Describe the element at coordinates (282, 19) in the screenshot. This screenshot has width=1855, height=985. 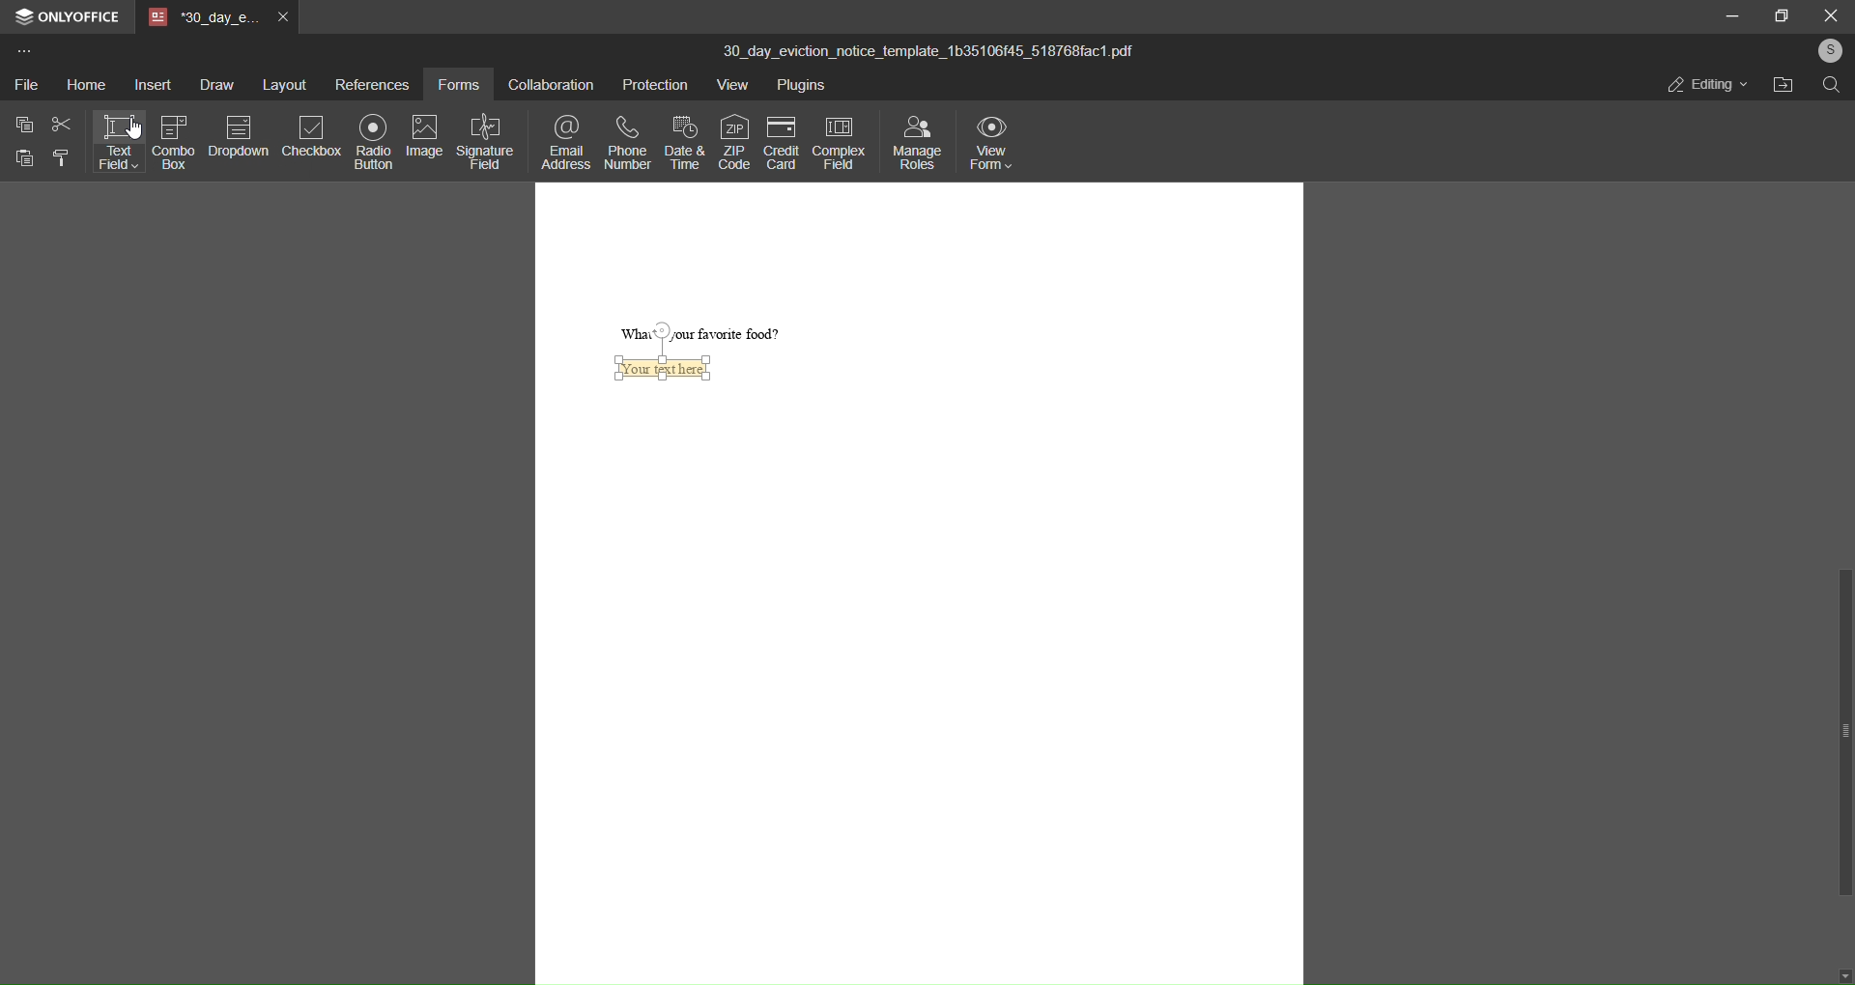
I see `close tab` at that location.